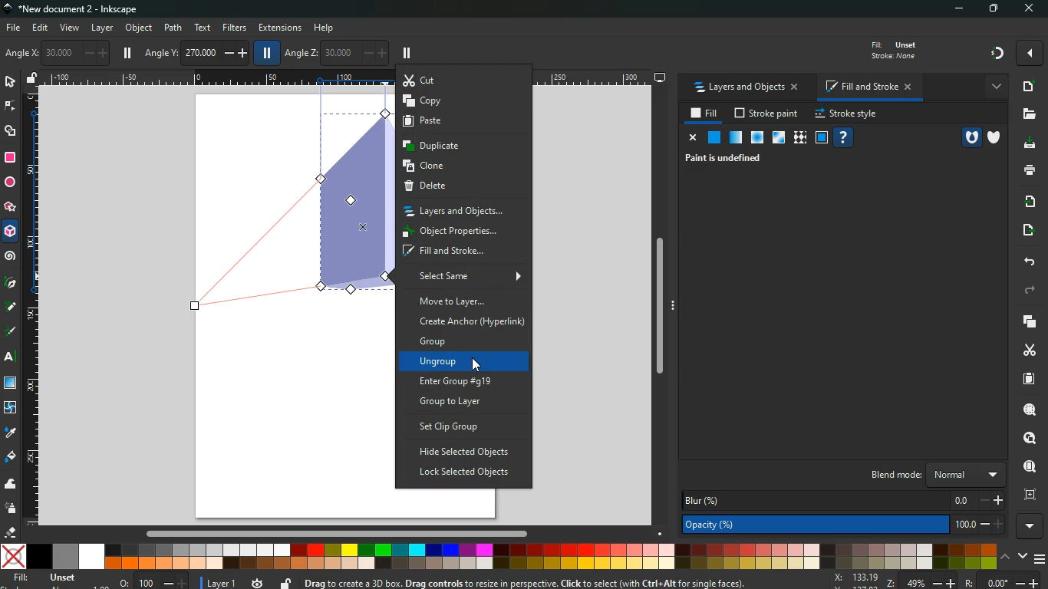 The image size is (1048, 589). I want to click on fill, so click(705, 114).